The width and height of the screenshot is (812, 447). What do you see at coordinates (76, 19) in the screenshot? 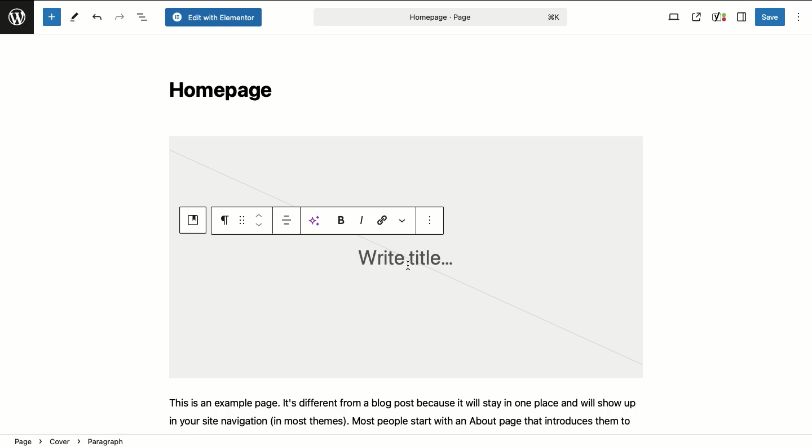
I see `Tools` at bounding box center [76, 19].